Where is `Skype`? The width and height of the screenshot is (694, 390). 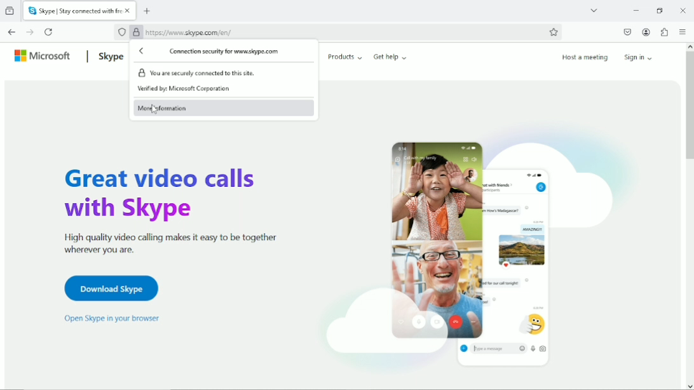
Skype is located at coordinates (109, 56).